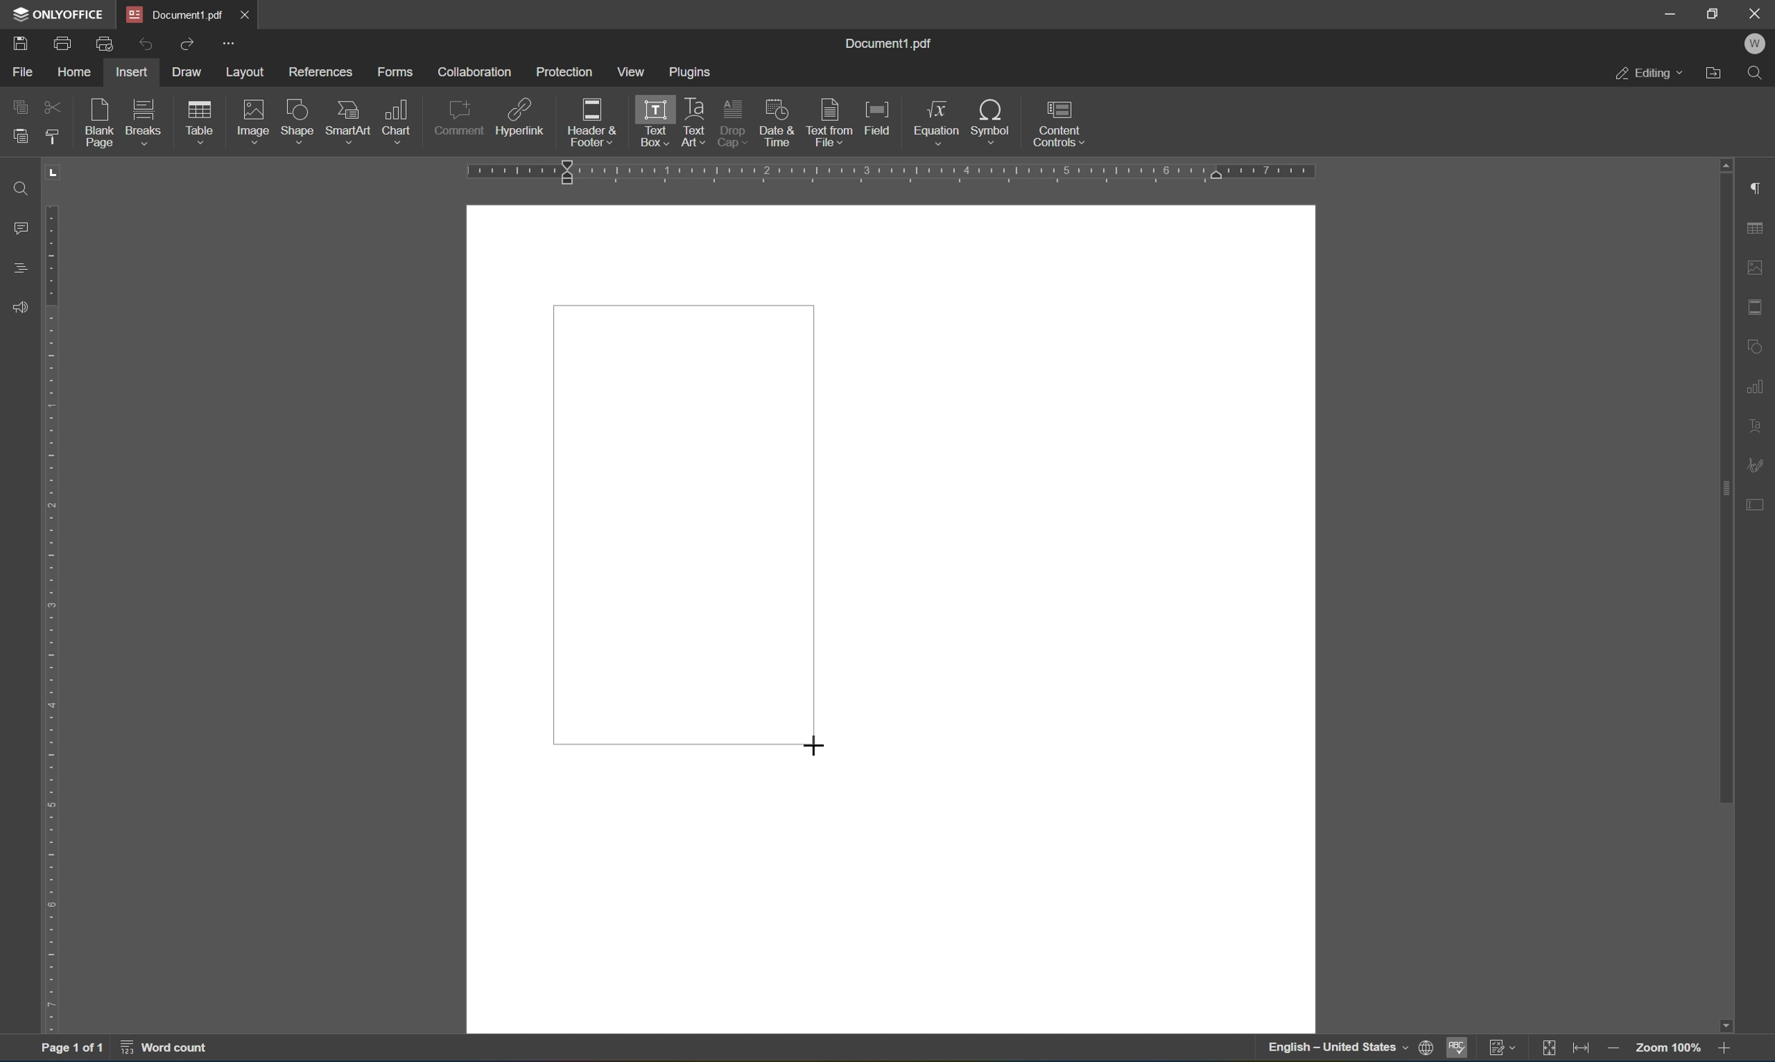  I want to click on copy style, so click(52, 137).